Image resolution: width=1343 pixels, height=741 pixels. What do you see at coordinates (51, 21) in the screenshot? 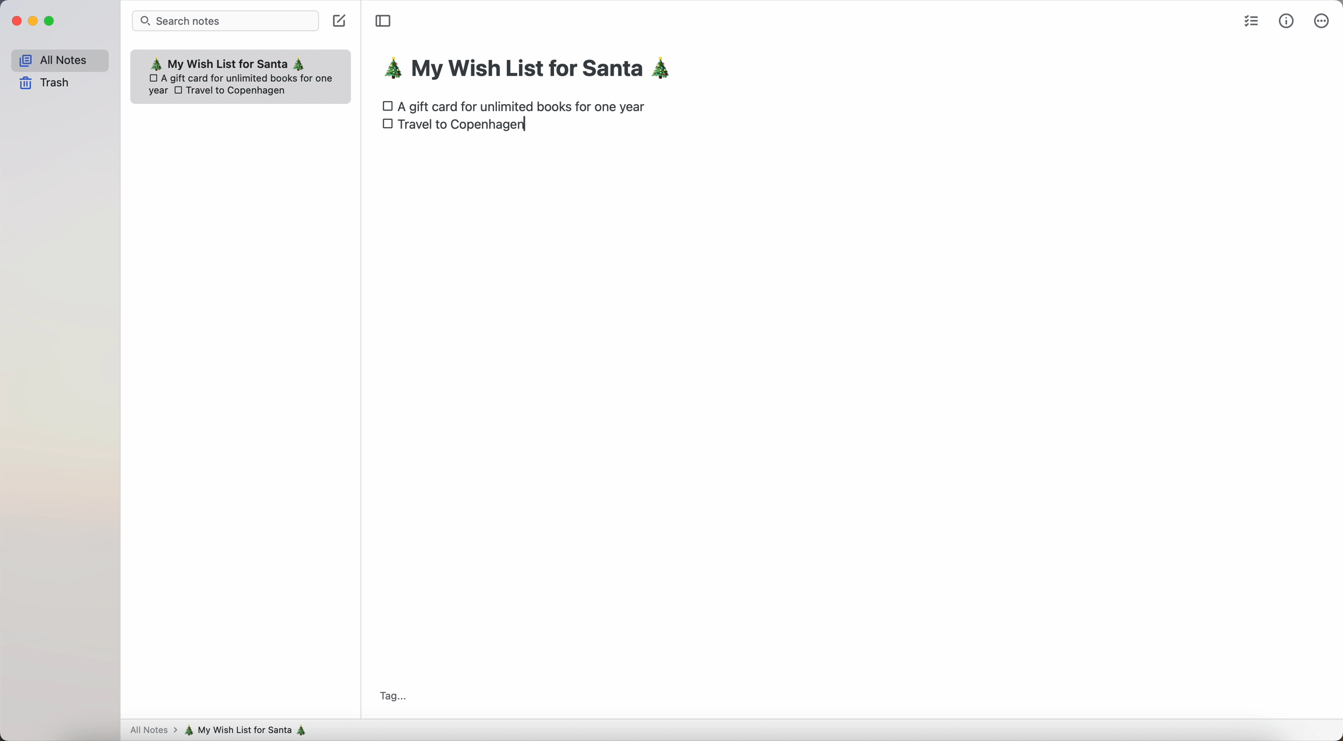
I see `maximize` at bounding box center [51, 21].